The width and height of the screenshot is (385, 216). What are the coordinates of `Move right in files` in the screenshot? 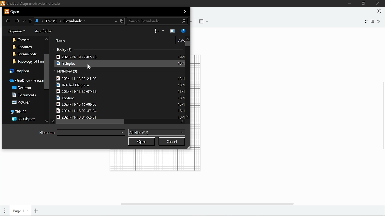 It's located at (182, 121).